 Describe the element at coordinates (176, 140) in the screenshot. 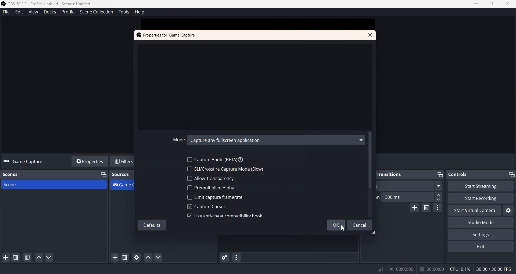

I see `Mode` at that location.